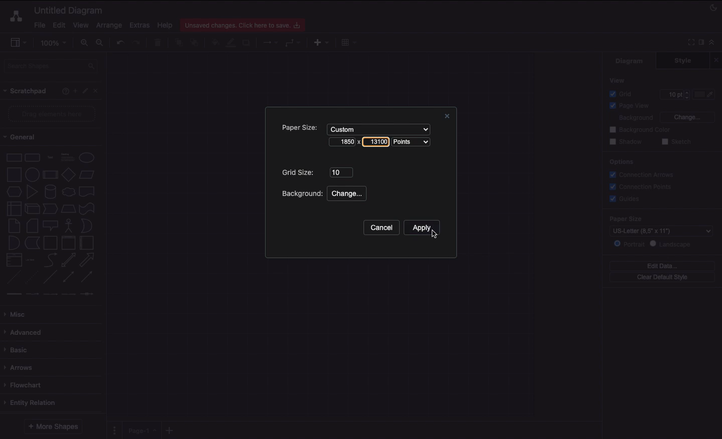 The height and width of the screenshot is (439, 722). What do you see at coordinates (319, 42) in the screenshot?
I see `Insert` at bounding box center [319, 42].